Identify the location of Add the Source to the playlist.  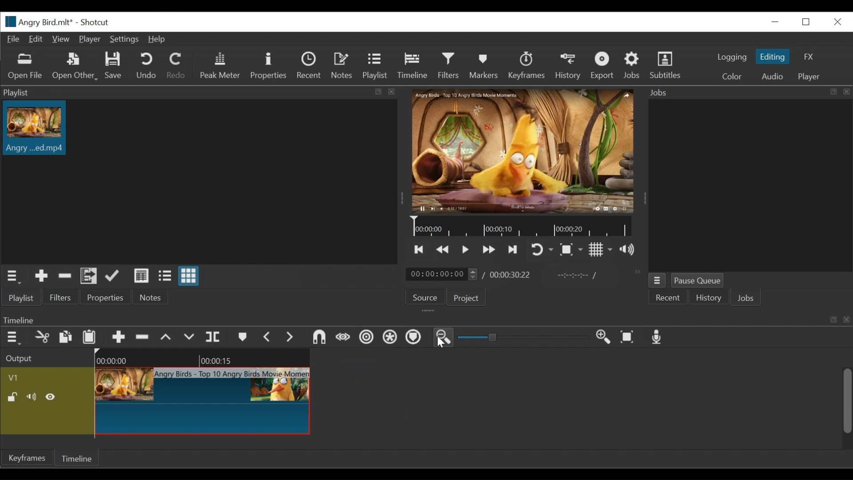
(42, 276).